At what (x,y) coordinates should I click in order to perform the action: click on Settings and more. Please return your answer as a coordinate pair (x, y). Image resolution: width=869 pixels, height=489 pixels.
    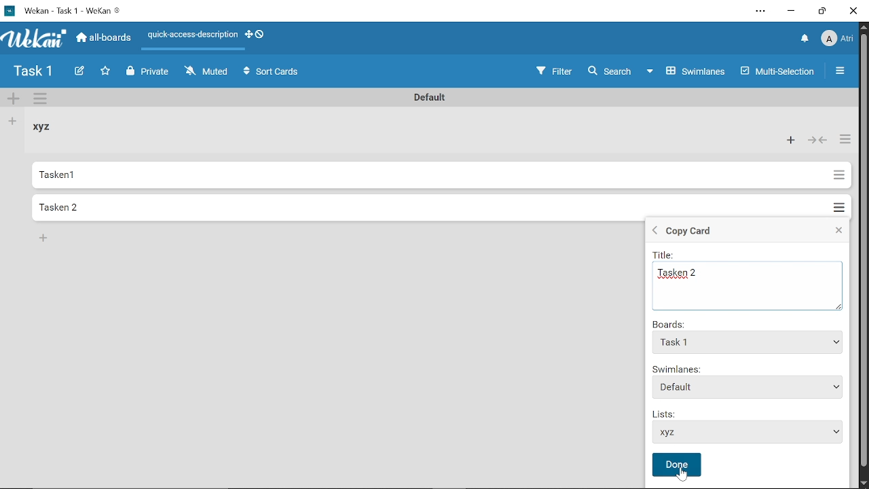
    Looking at the image, I should click on (758, 12).